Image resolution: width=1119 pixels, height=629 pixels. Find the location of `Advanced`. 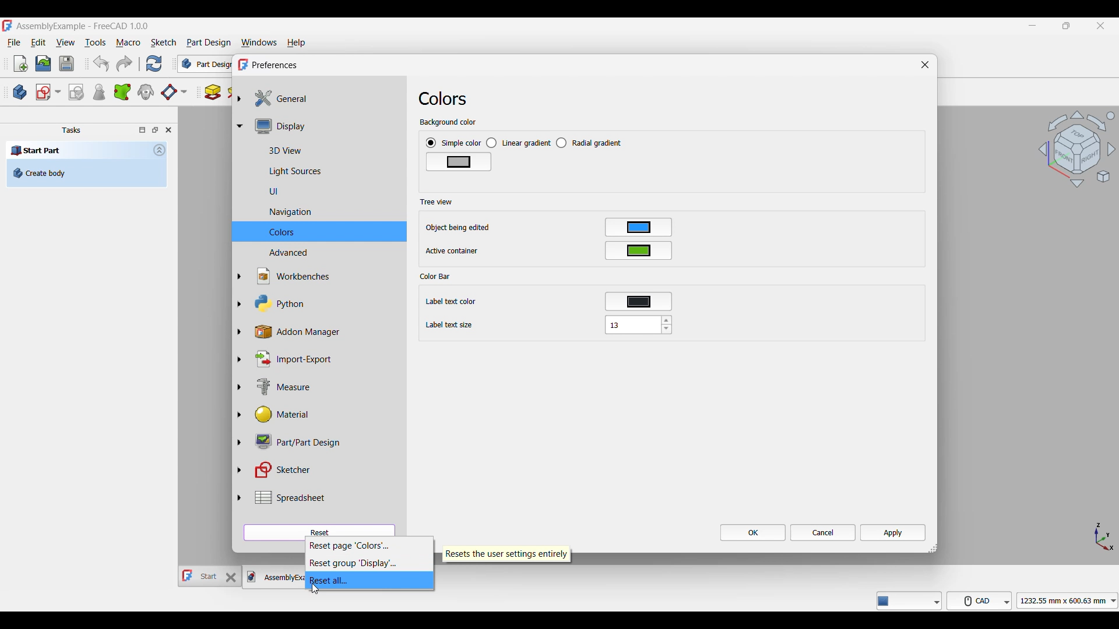

Advanced is located at coordinates (274, 253).